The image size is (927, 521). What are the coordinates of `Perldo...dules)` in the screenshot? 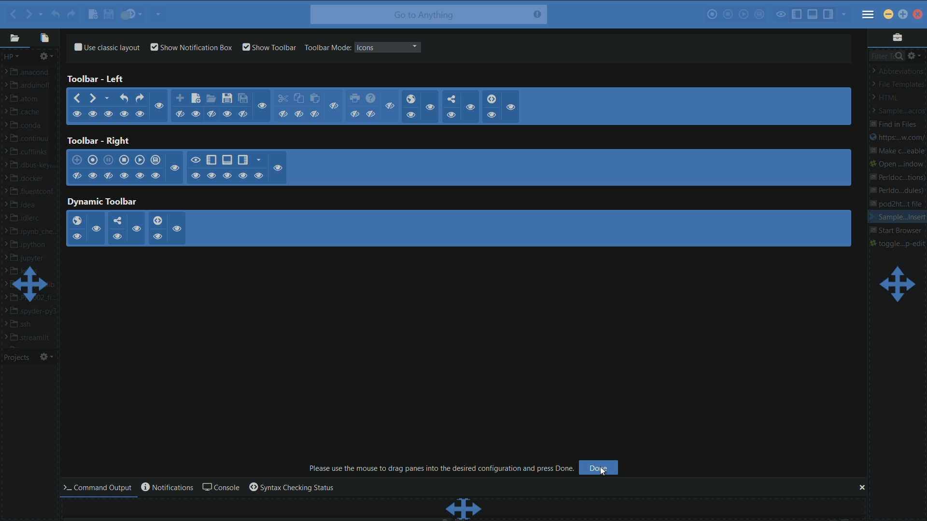 It's located at (898, 192).